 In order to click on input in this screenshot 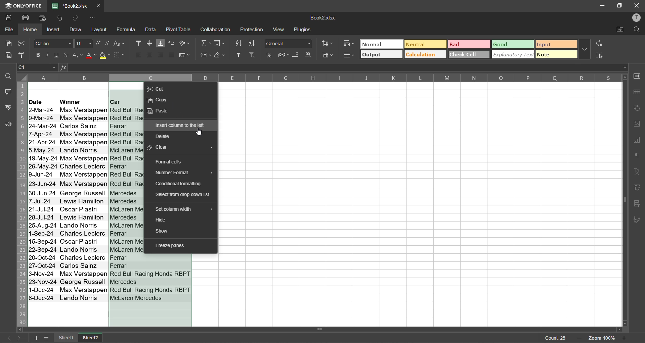, I will do `click(555, 44)`.